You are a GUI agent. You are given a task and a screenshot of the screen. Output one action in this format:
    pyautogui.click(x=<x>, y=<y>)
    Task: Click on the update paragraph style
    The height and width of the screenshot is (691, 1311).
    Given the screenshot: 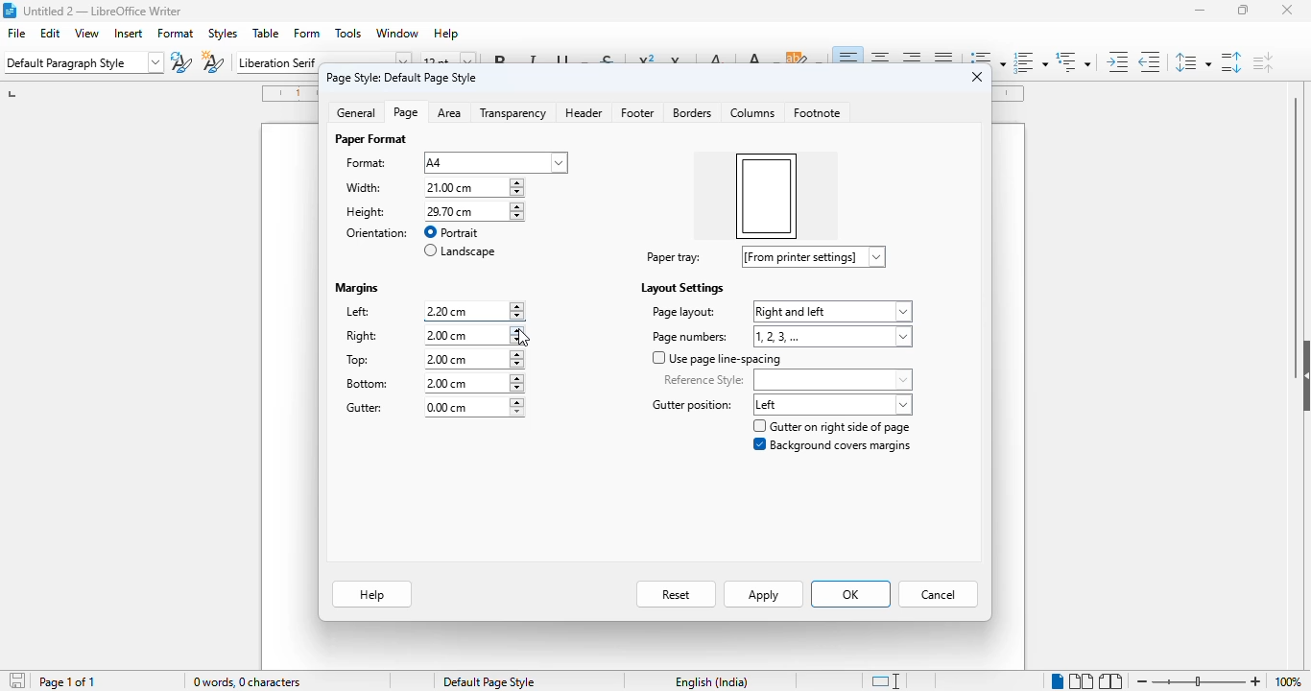 What is the action you would take?
    pyautogui.click(x=180, y=64)
    